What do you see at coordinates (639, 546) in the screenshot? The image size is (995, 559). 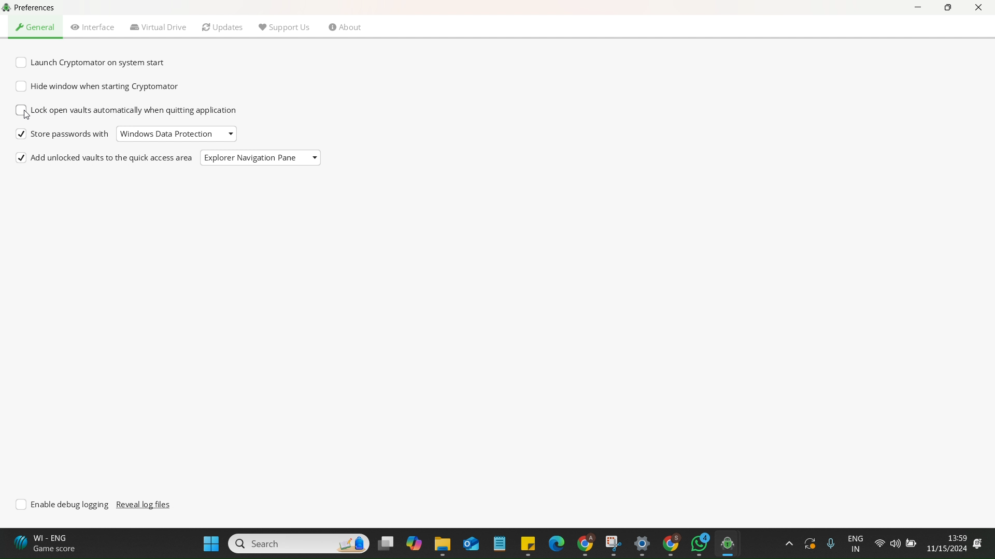 I see `Settings` at bounding box center [639, 546].